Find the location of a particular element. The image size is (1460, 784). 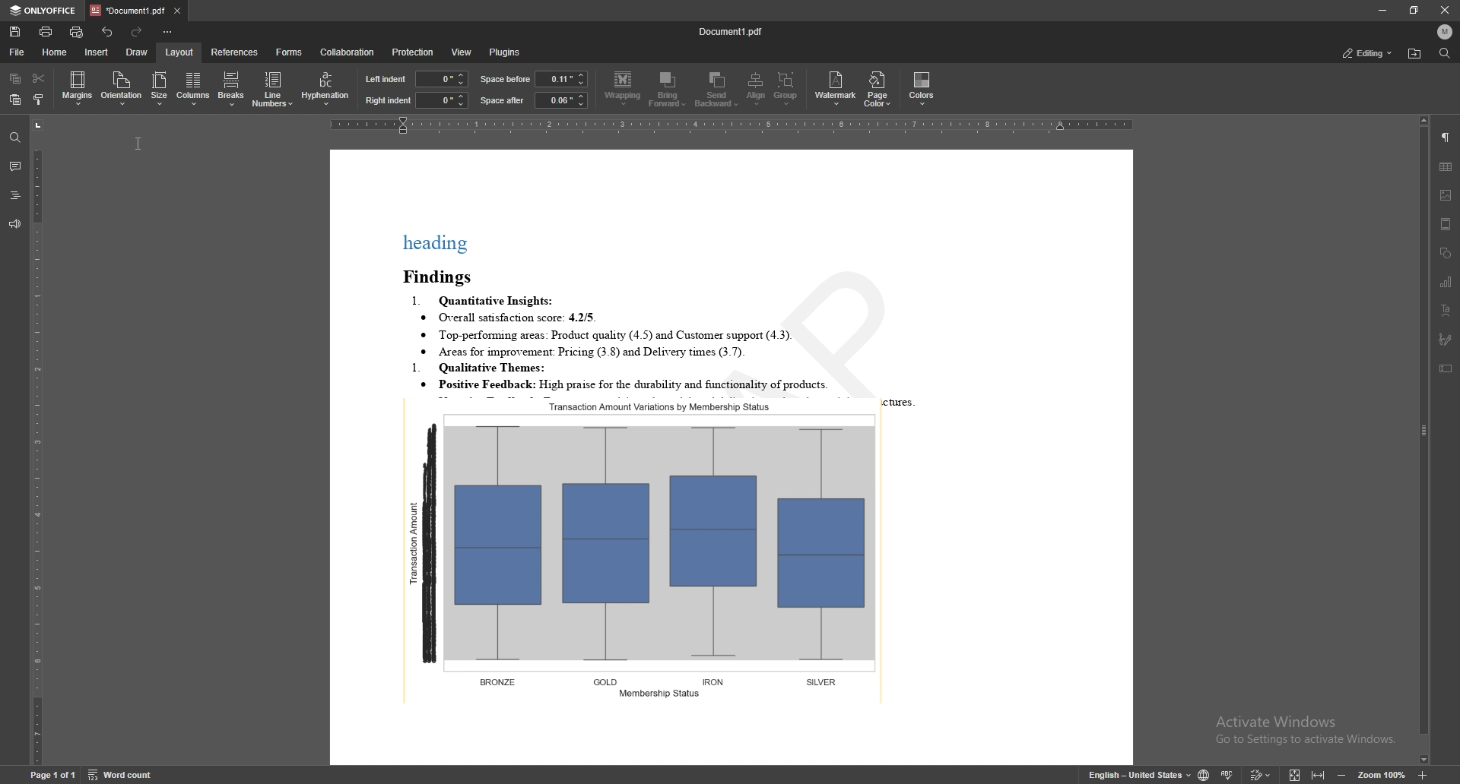

space after is located at coordinates (503, 100).